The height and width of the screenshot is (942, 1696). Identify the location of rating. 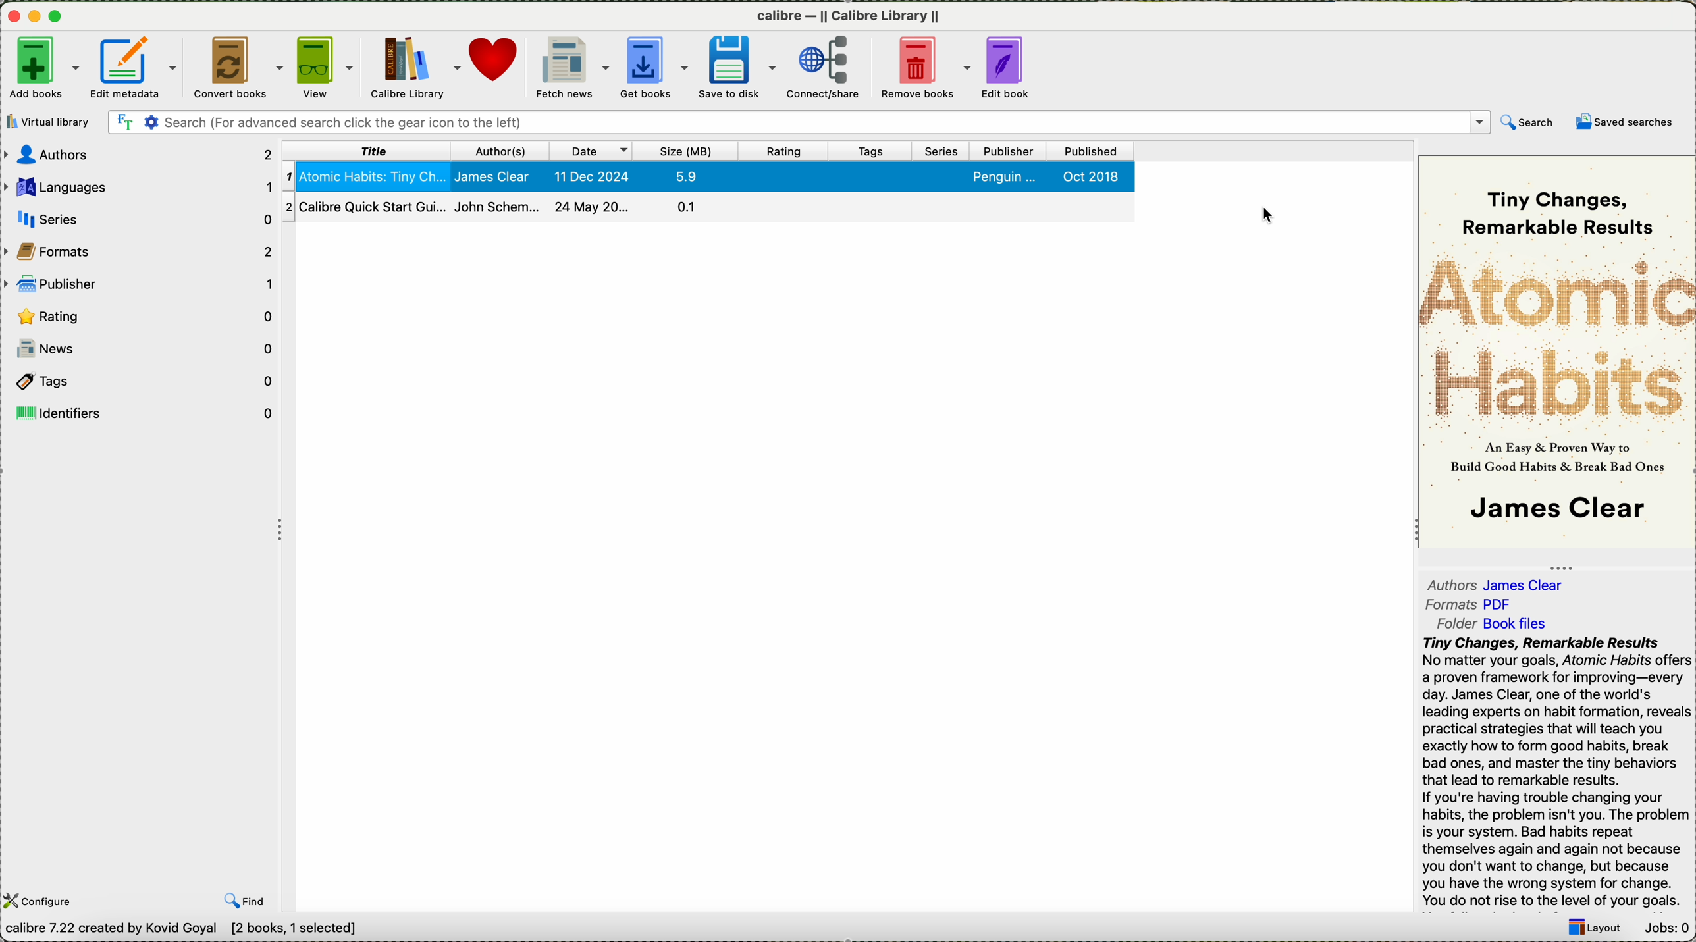
(143, 317).